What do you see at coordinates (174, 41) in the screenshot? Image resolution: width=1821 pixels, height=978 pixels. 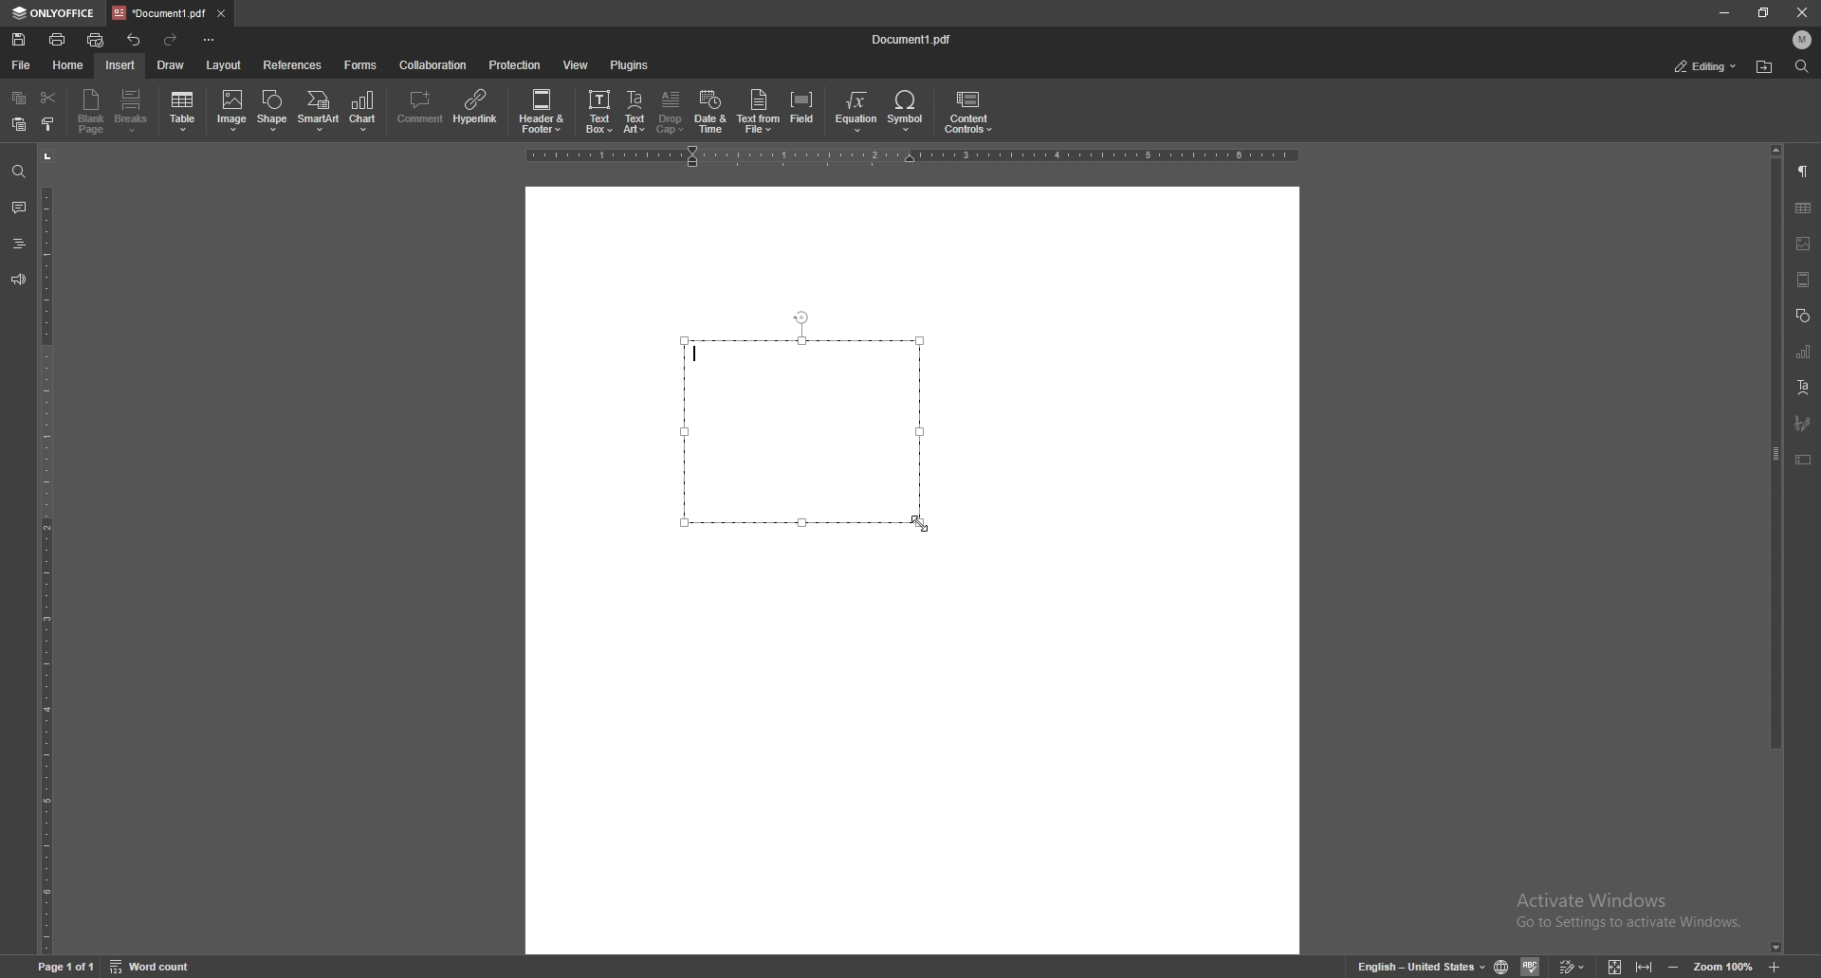 I see `redo` at bounding box center [174, 41].